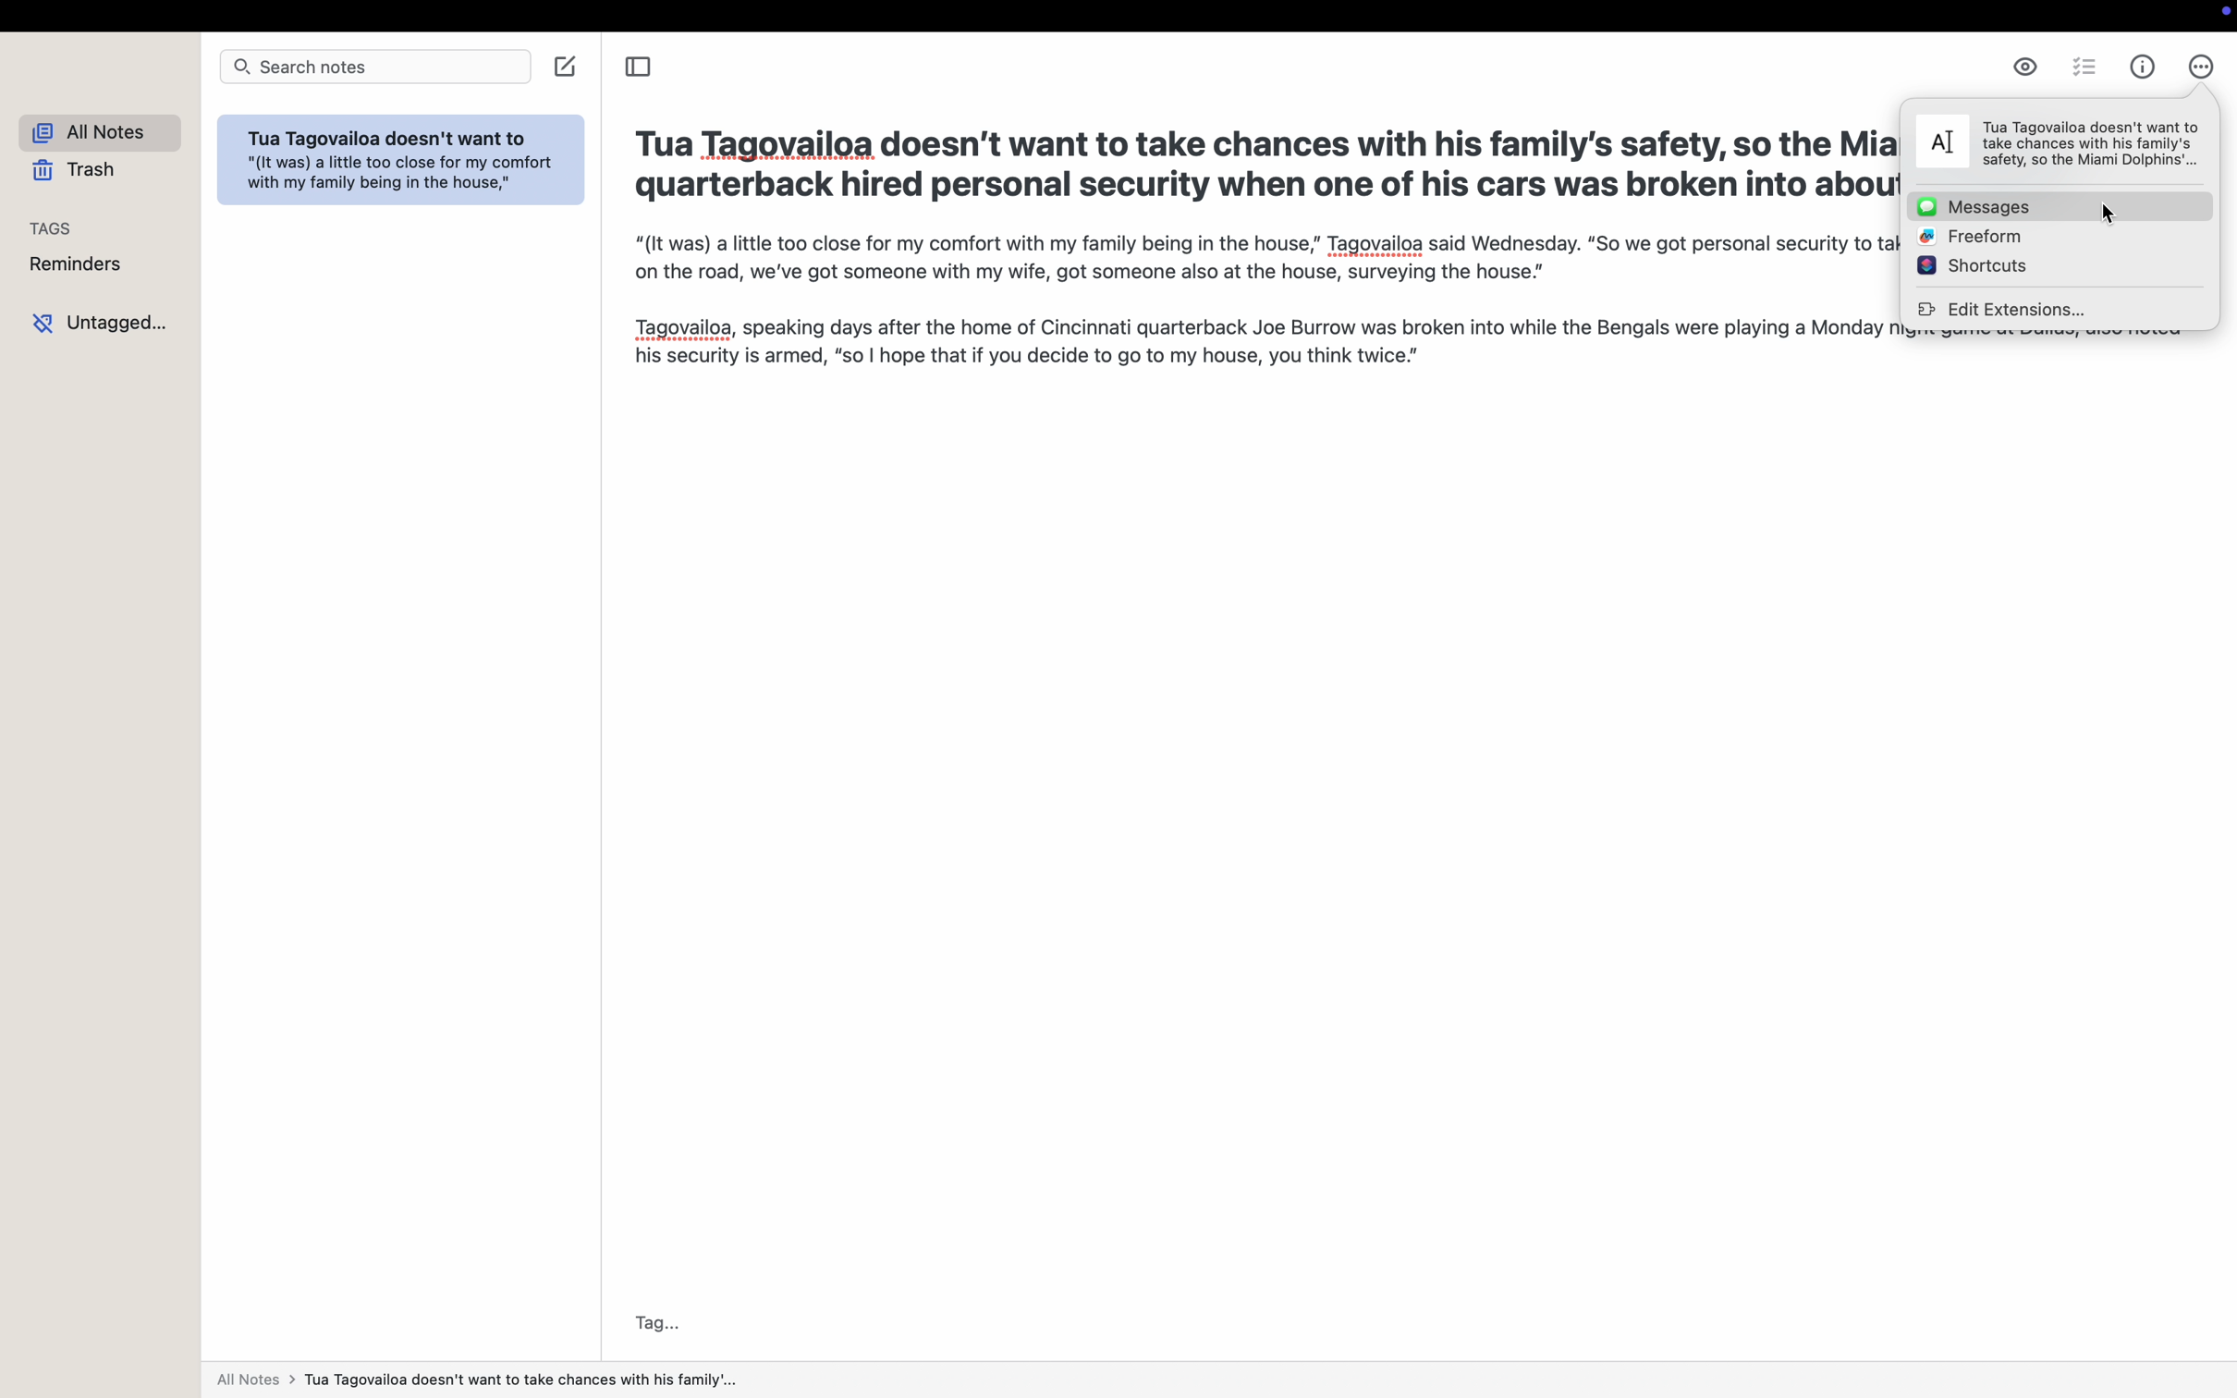 The width and height of the screenshot is (2237, 1398). What do you see at coordinates (2060, 205) in the screenshot?
I see `click on messages` at bounding box center [2060, 205].